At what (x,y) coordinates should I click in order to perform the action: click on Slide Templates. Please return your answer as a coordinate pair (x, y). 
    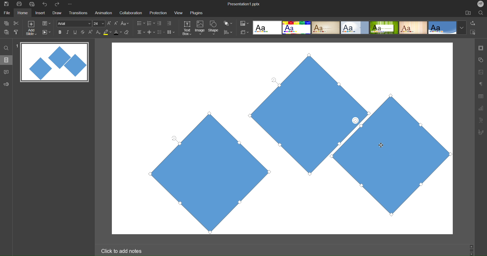
    Looking at the image, I should click on (360, 27).